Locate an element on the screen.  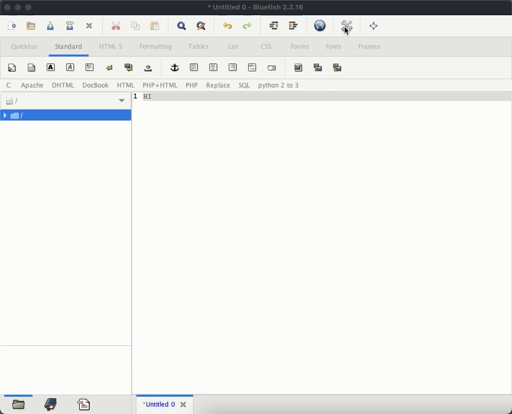
php + html is located at coordinates (161, 85).